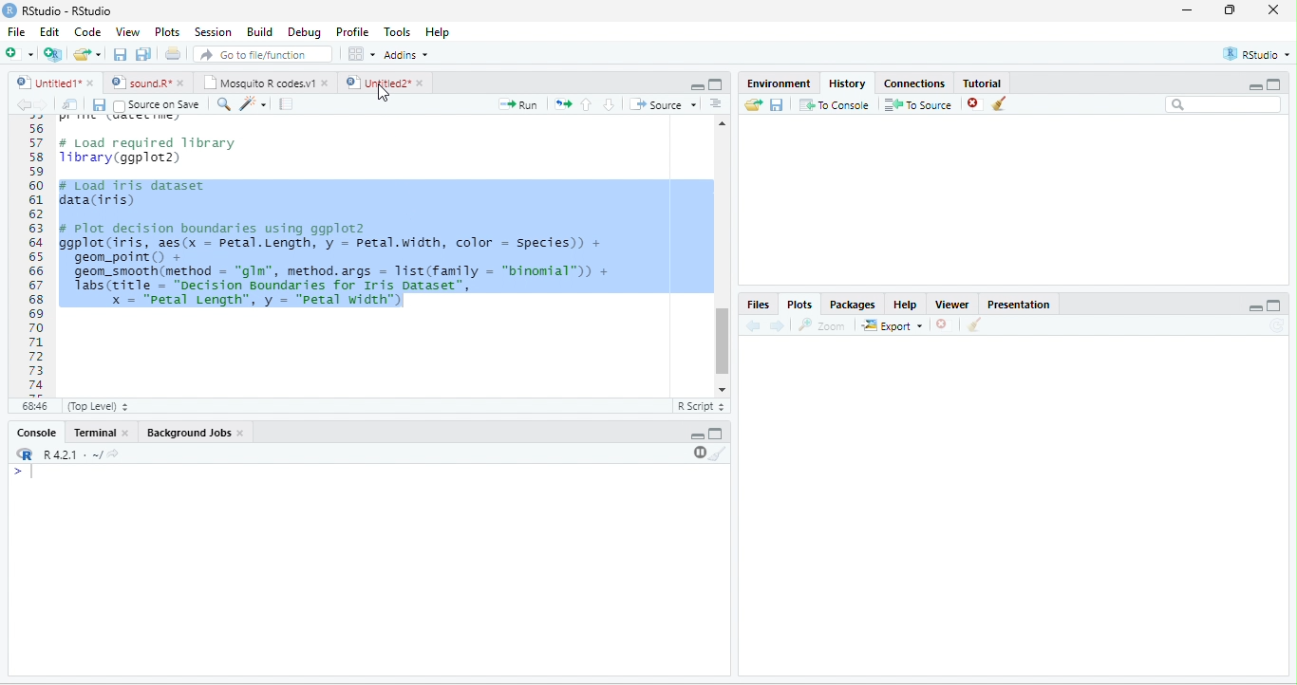 This screenshot has height=685, width=1297. What do you see at coordinates (92, 83) in the screenshot?
I see `close` at bounding box center [92, 83].